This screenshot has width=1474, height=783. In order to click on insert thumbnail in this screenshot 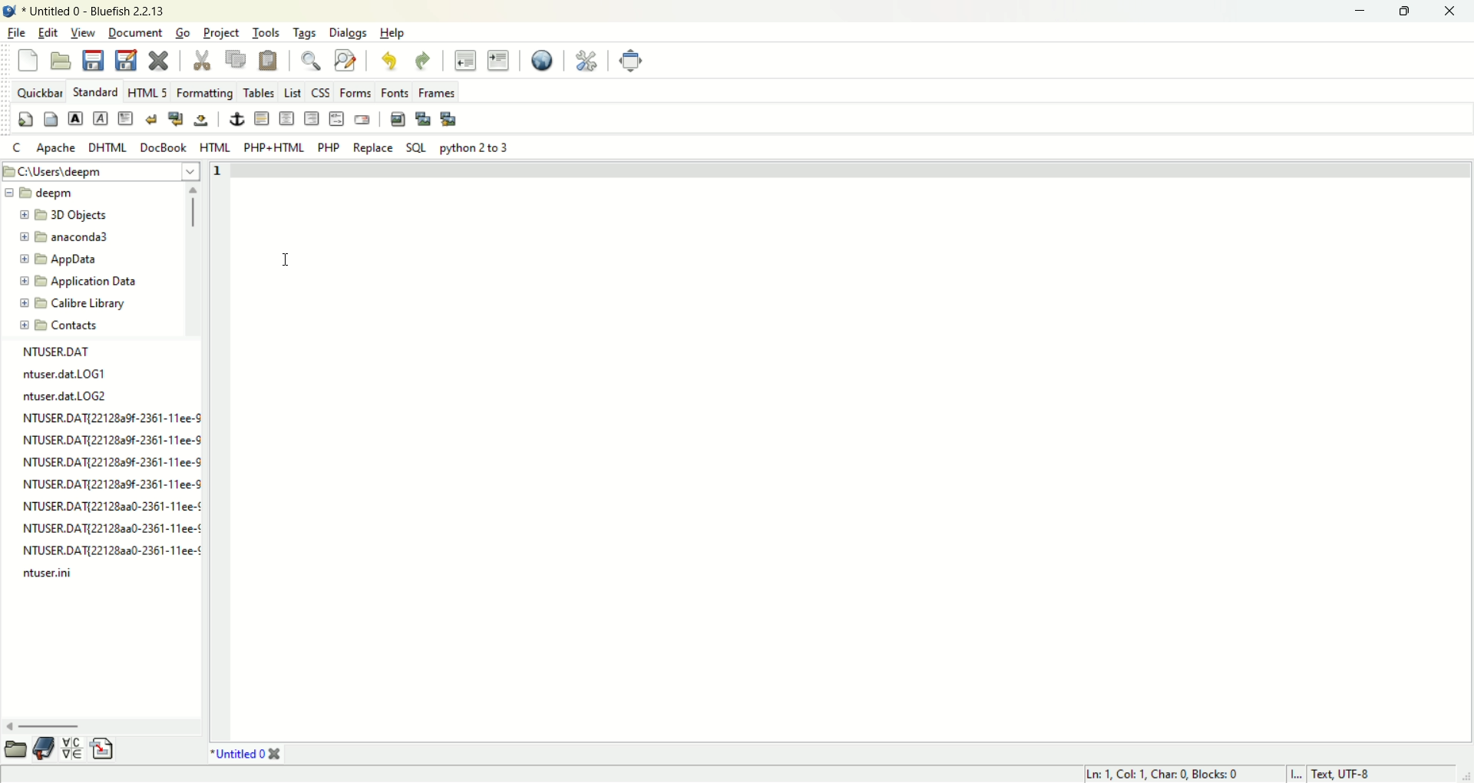, I will do `click(425, 118)`.